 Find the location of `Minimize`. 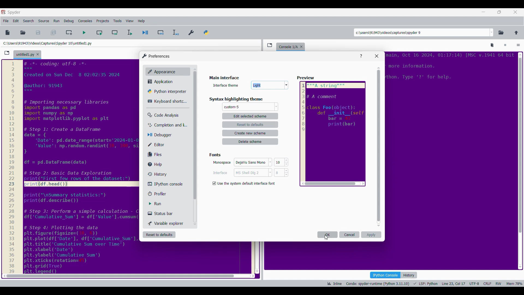

Minimize is located at coordinates (484, 12).